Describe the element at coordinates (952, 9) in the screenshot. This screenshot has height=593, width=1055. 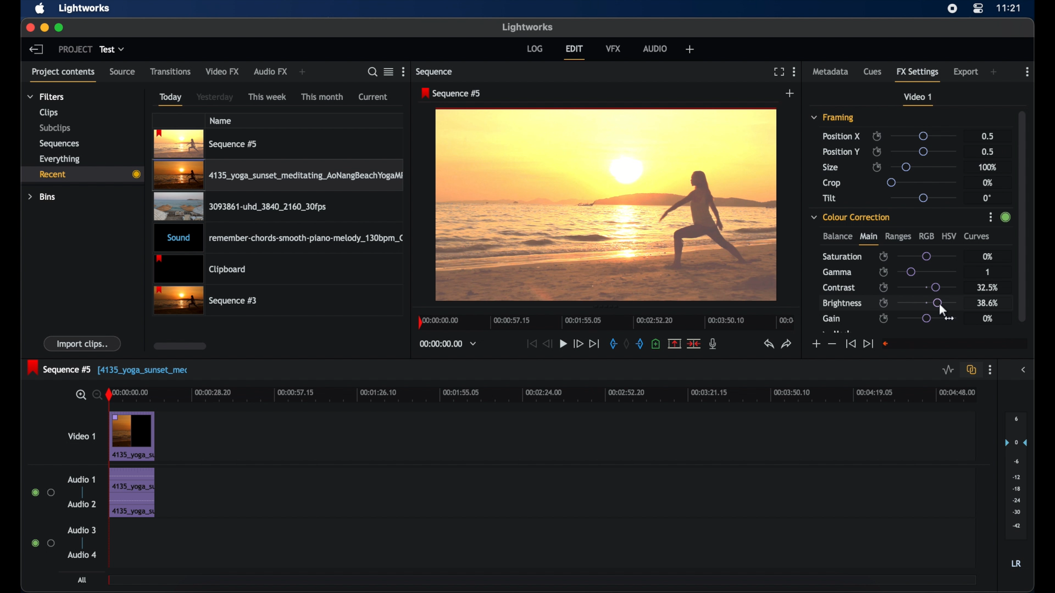
I see `screen recorder icon` at that location.